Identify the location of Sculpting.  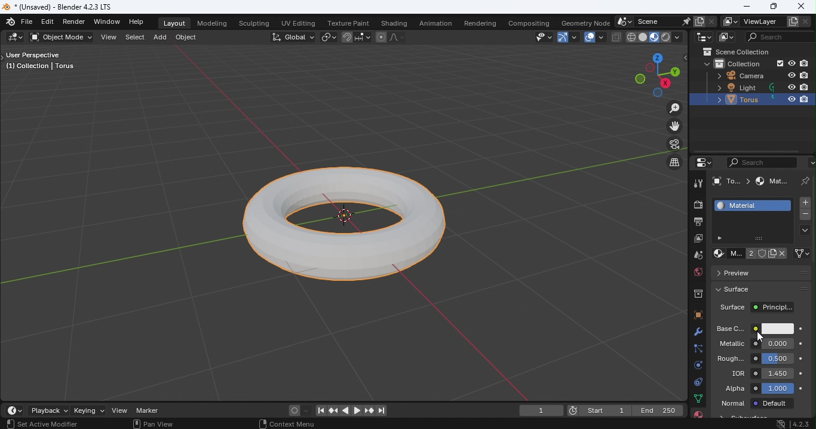
(253, 23).